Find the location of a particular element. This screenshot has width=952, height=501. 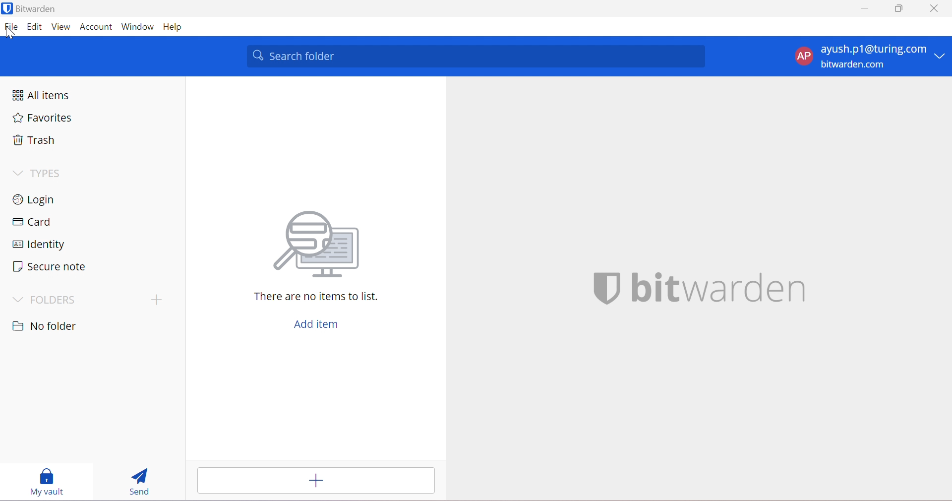

Identity is located at coordinates (38, 245).